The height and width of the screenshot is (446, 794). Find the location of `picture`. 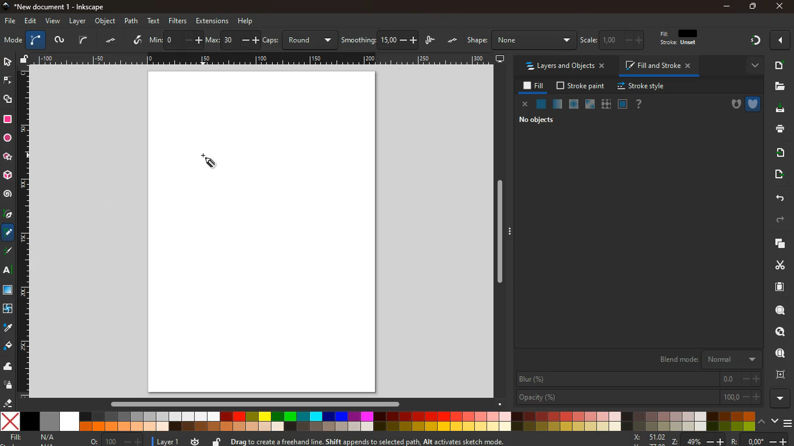

picture is located at coordinates (59, 40).